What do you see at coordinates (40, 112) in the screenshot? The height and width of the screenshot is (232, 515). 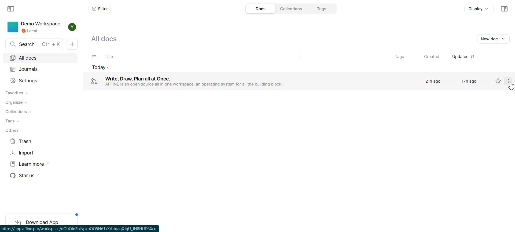 I see `Collections` at bounding box center [40, 112].